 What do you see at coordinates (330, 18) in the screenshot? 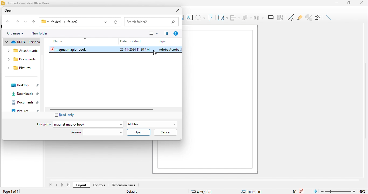
I see `insert line` at bounding box center [330, 18].